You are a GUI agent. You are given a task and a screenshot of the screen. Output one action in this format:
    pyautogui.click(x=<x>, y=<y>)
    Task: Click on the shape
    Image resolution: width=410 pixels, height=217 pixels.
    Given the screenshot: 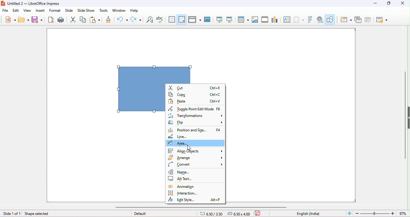 What is the action you would take?
    pyautogui.click(x=154, y=75)
    